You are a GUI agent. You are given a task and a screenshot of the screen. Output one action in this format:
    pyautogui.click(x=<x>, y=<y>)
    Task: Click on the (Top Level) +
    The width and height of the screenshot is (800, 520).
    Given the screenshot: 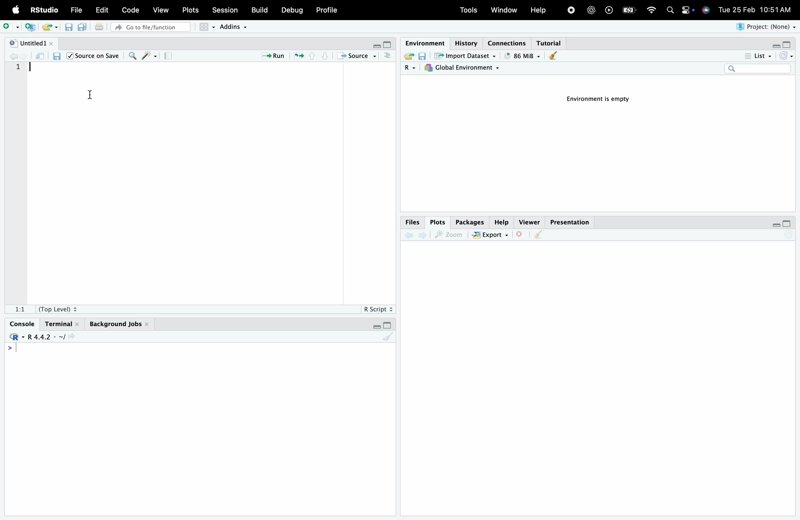 What is the action you would take?
    pyautogui.click(x=57, y=309)
    